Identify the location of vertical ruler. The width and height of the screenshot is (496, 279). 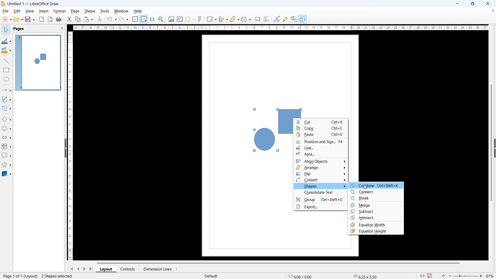
(70, 146).